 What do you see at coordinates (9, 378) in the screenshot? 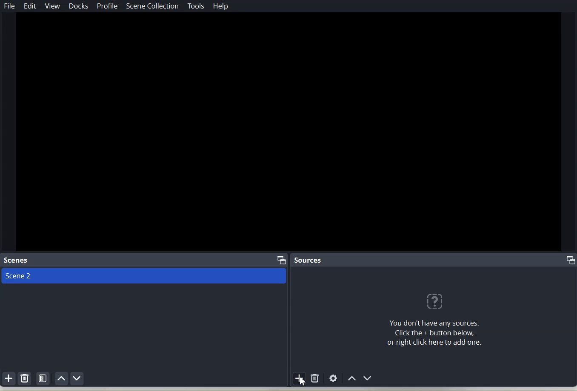
I see `Add Scene` at bounding box center [9, 378].